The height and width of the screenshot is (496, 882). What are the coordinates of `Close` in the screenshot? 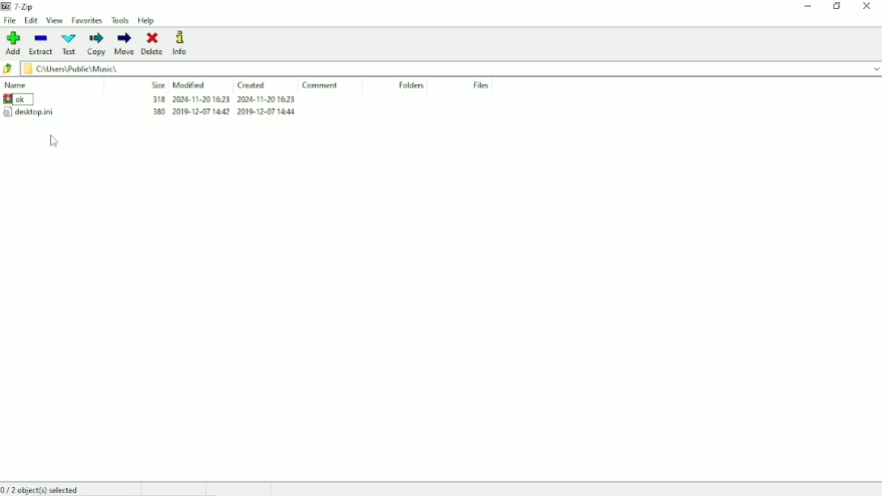 It's located at (867, 6).